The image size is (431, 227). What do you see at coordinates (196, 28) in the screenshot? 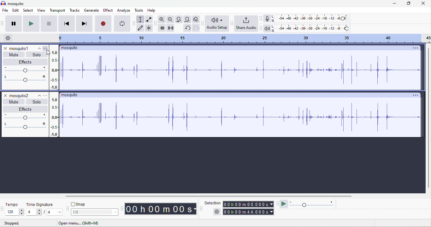
I see `redo` at bounding box center [196, 28].